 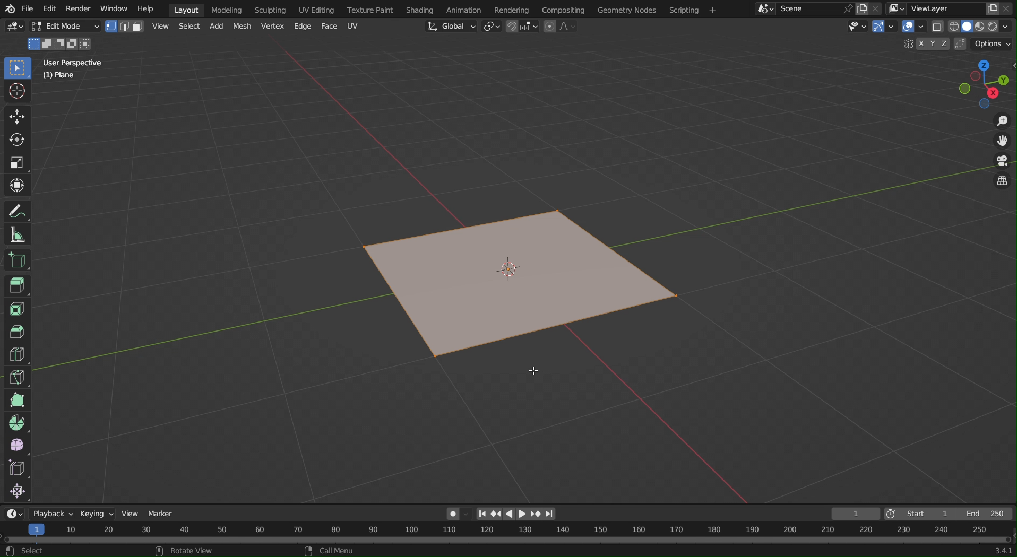 What do you see at coordinates (79, 8) in the screenshot?
I see `Render` at bounding box center [79, 8].